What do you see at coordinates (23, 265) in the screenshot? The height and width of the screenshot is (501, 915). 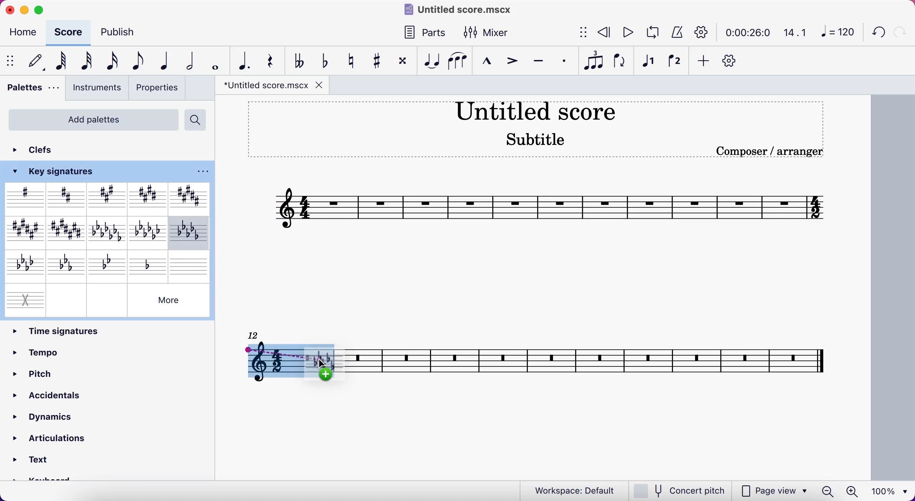 I see `F minor` at bounding box center [23, 265].